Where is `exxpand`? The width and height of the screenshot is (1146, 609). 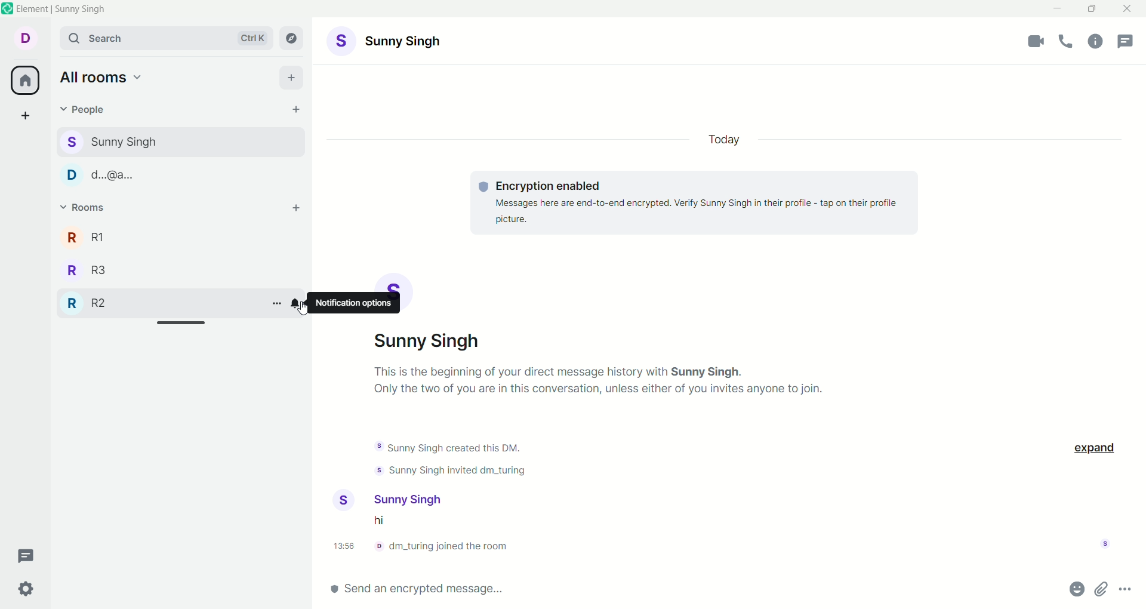
exxpand is located at coordinates (1095, 447).